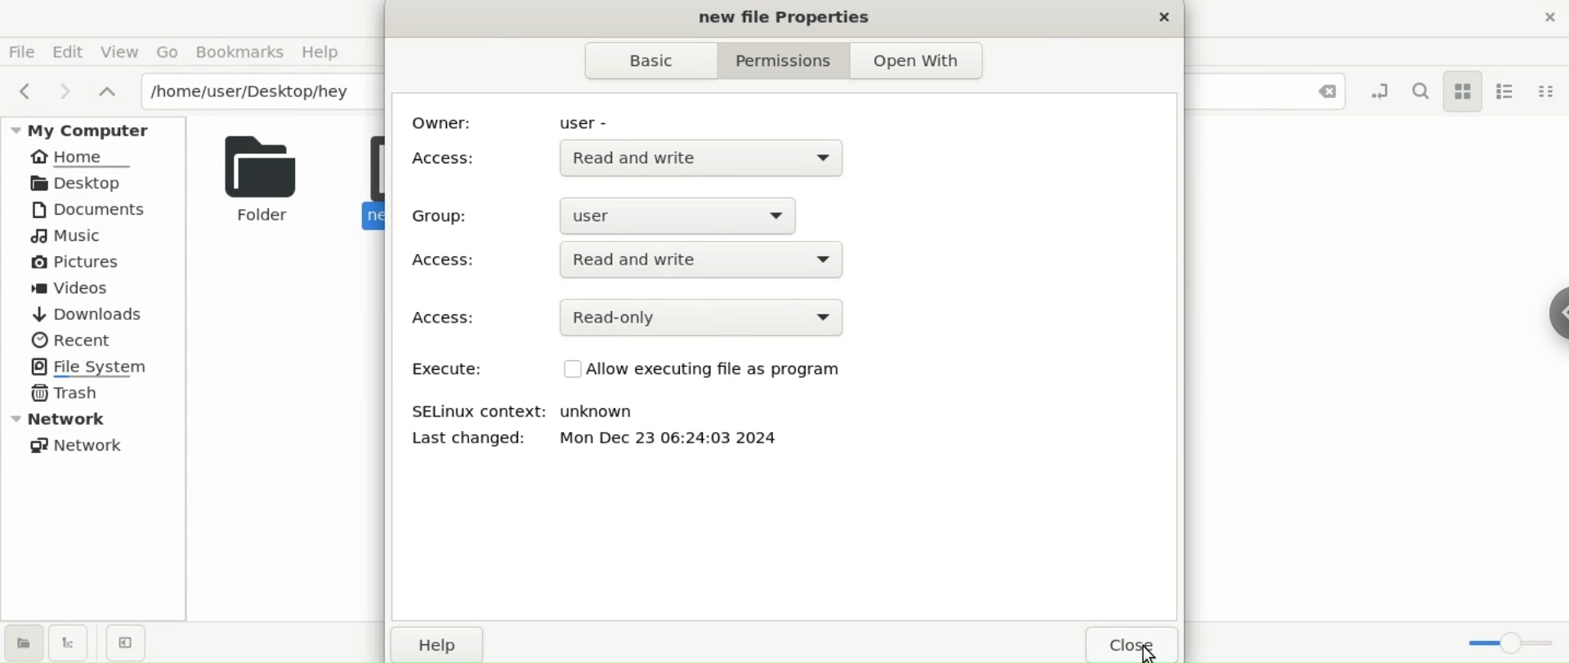  Describe the element at coordinates (1133, 645) in the screenshot. I see `close` at that location.